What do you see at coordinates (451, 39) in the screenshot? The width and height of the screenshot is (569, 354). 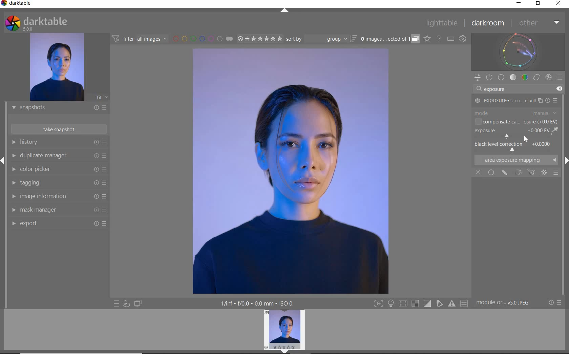 I see `SET KEYBOARD SHORTCUTS` at bounding box center [451, 39].